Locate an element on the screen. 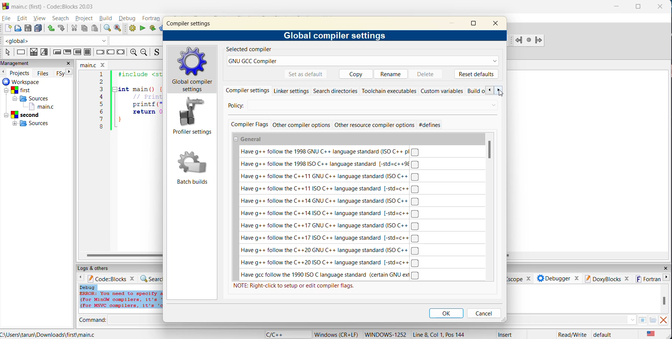  ok is located at coordinates (447, 313).